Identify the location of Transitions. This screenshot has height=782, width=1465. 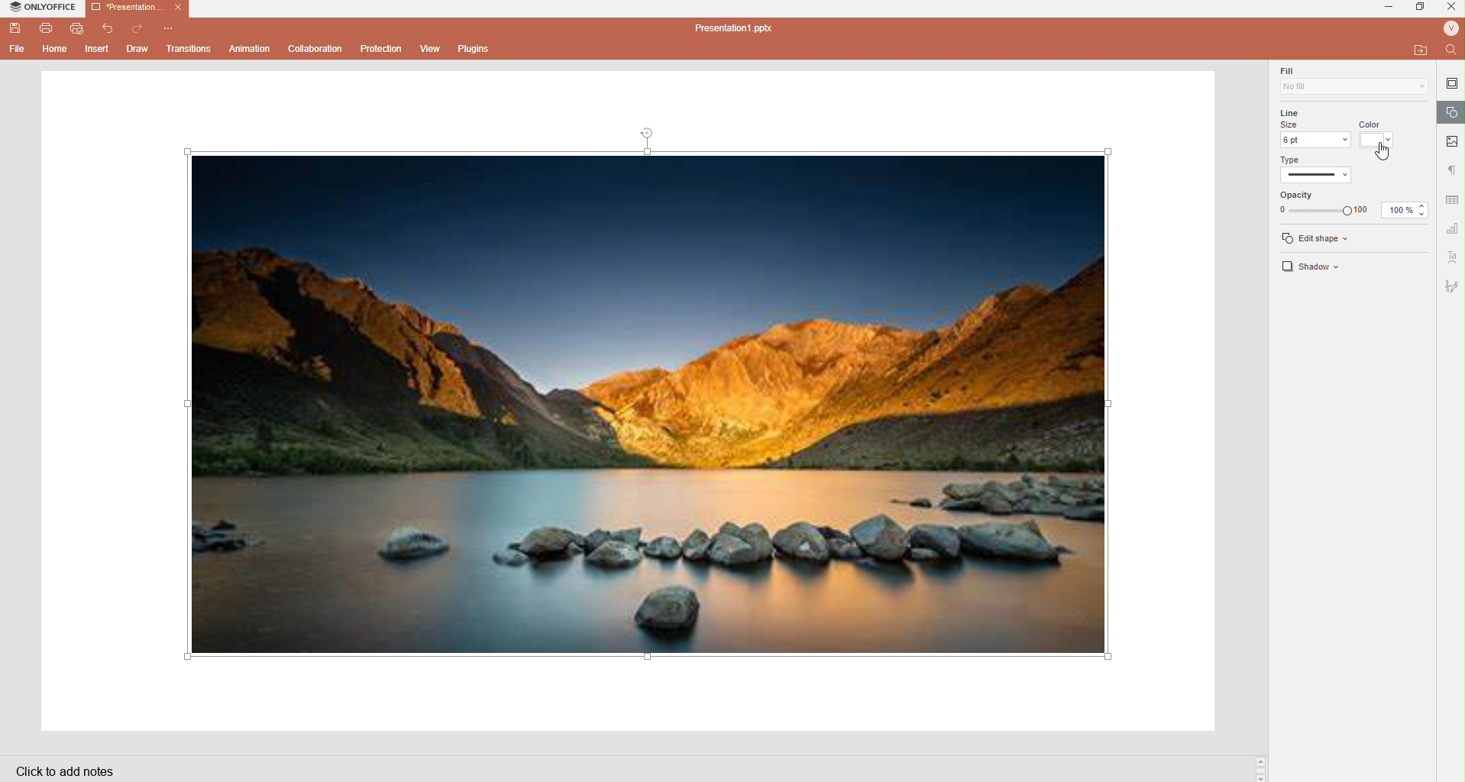
(189, 48).